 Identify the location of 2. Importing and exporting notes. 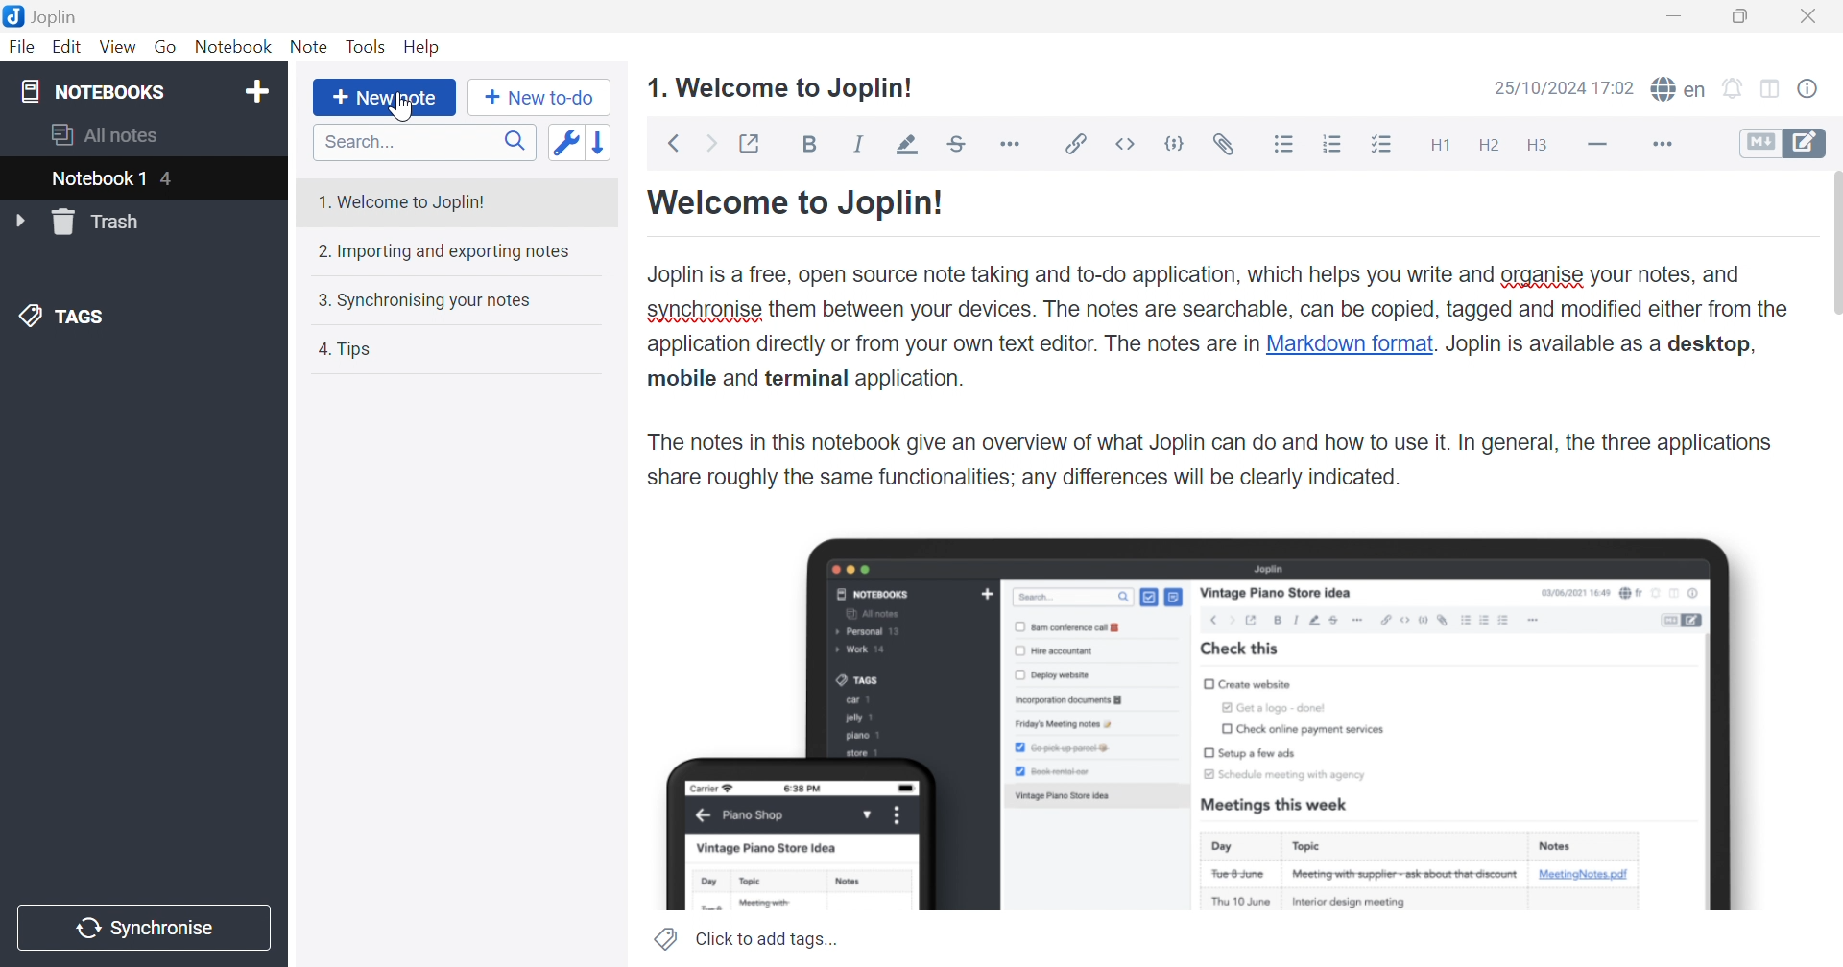
(447, 250).